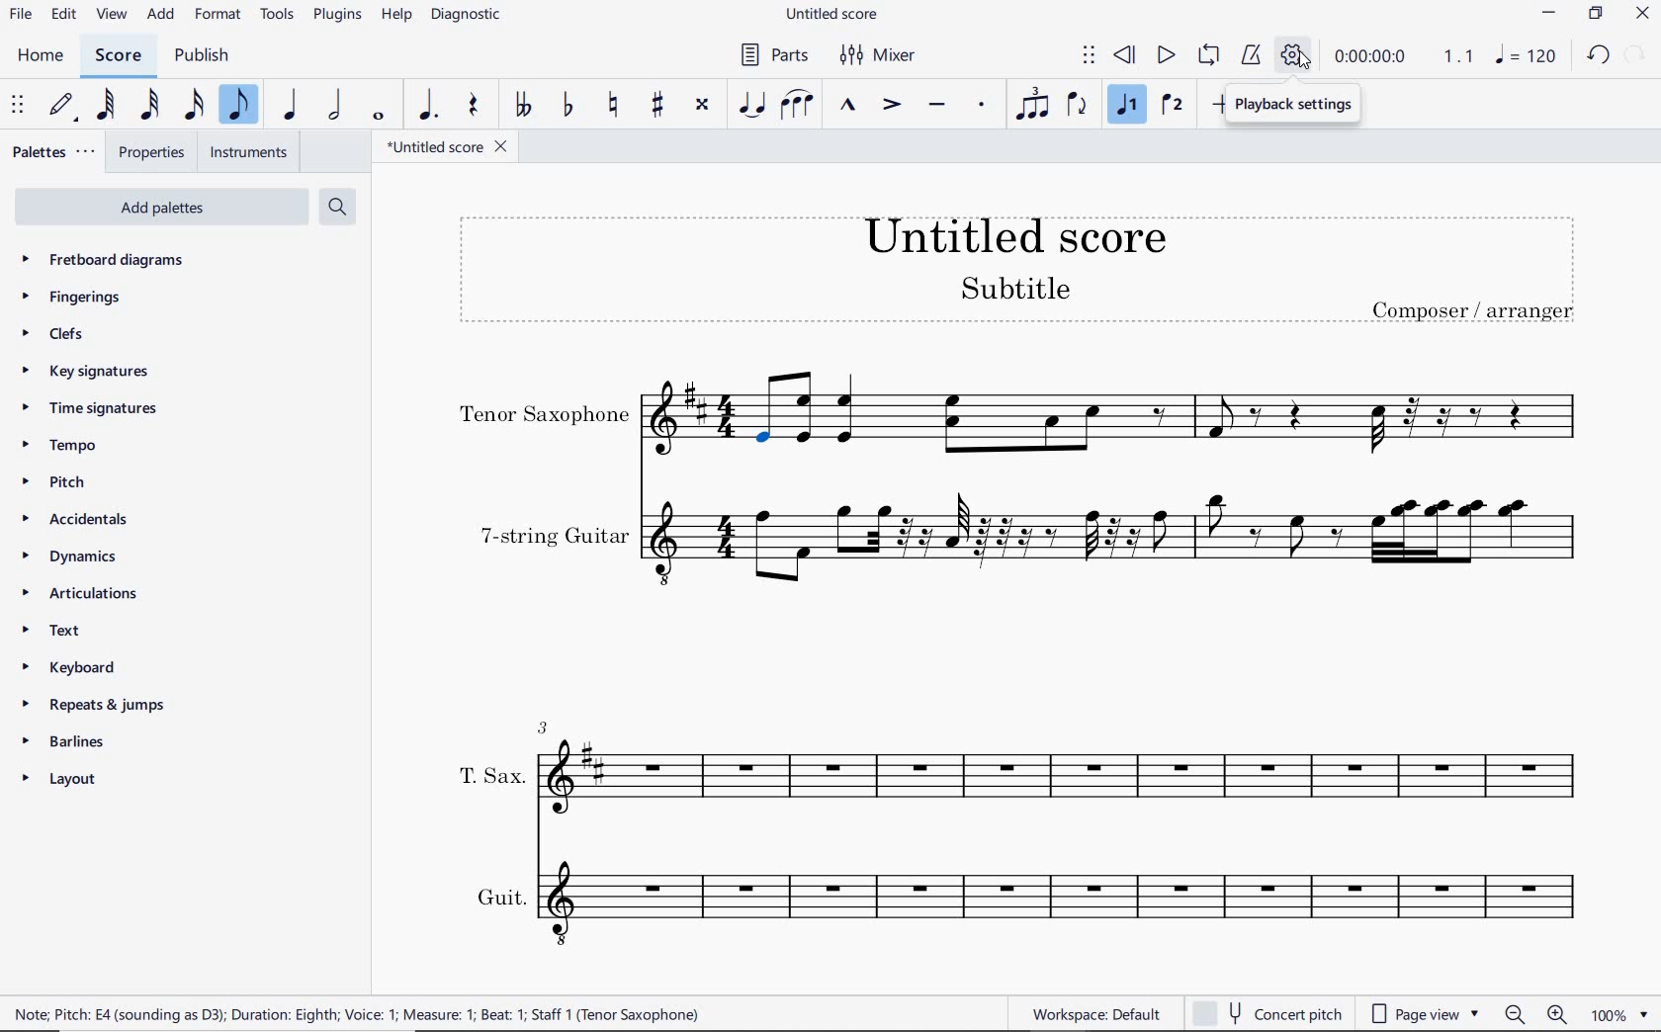  I want to click on DYNAMICS, so click(65, 557).